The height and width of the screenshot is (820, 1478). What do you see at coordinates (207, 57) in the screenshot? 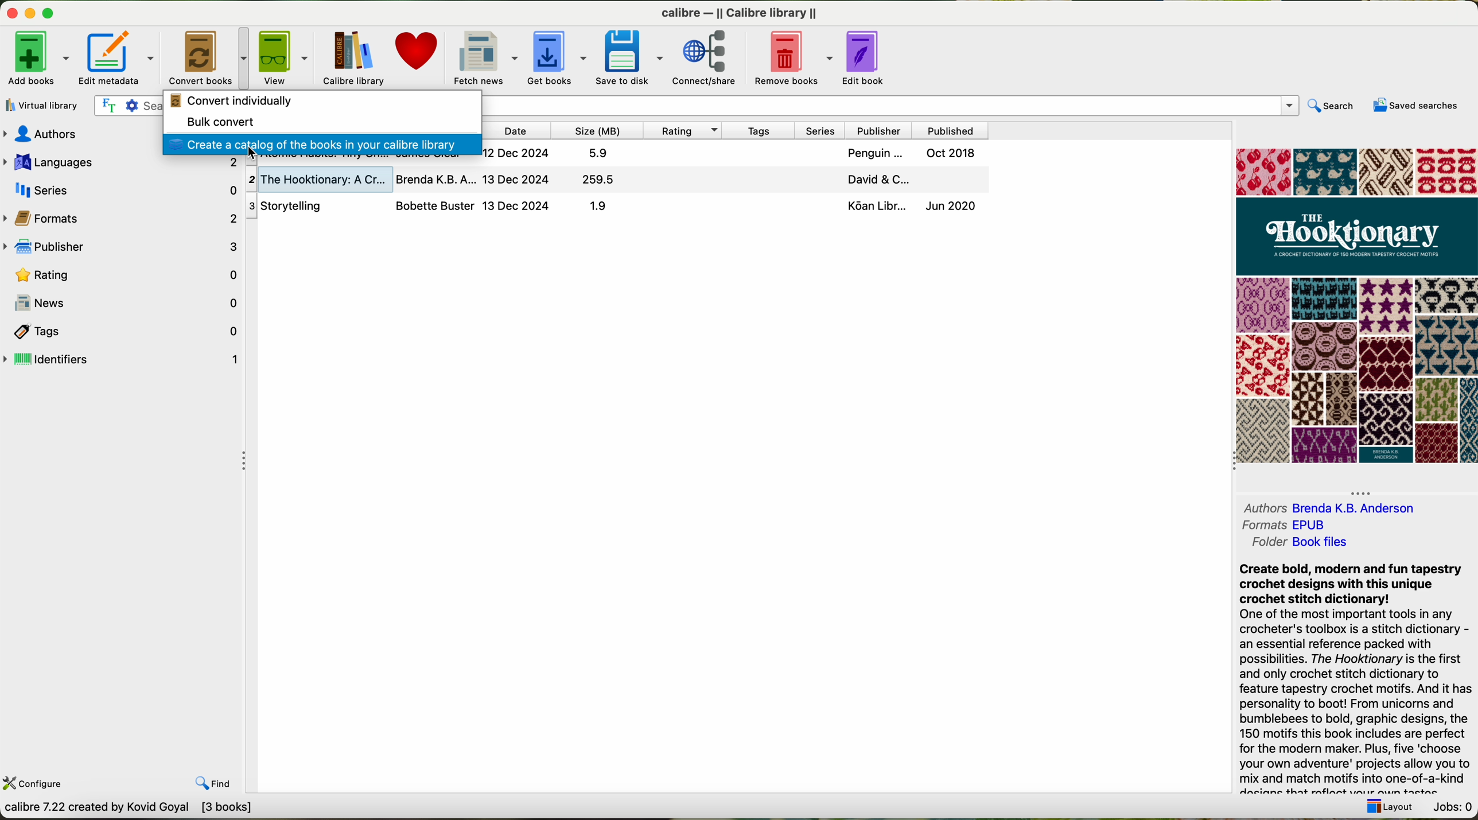
I see `click on convert books options` at bounding box center [207, 57].